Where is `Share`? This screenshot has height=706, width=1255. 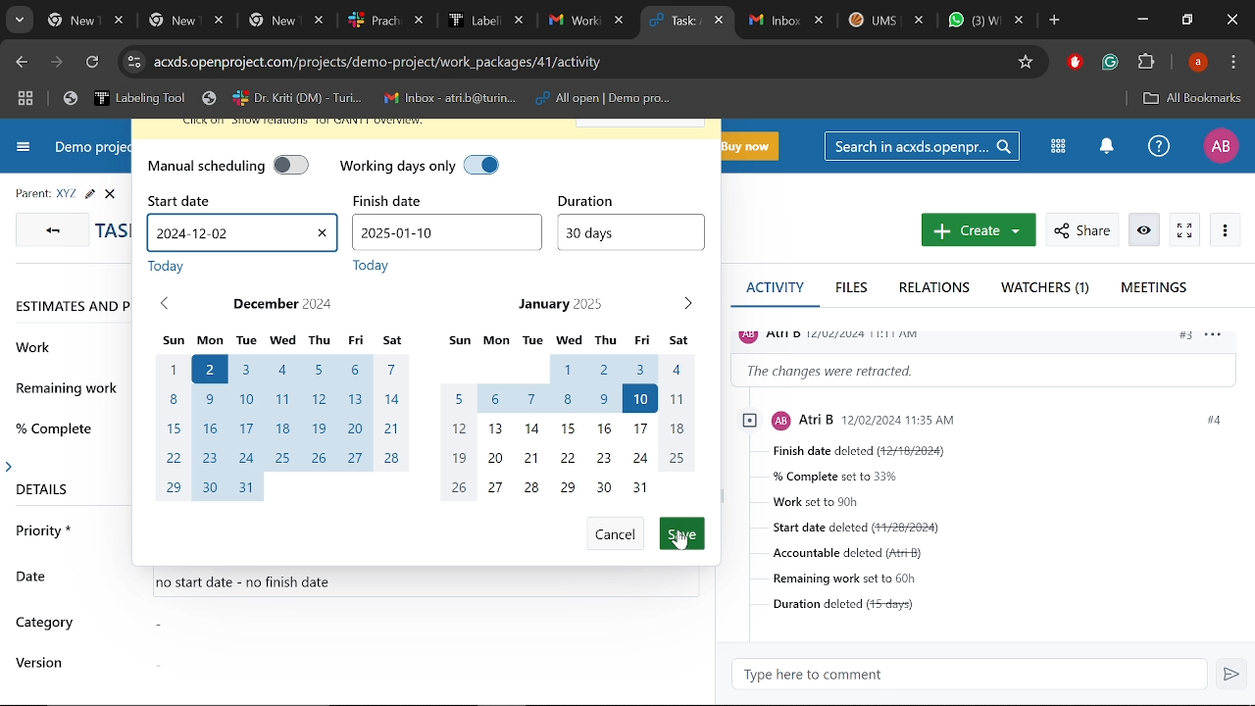 Share is located at coordinates (1081, 230).